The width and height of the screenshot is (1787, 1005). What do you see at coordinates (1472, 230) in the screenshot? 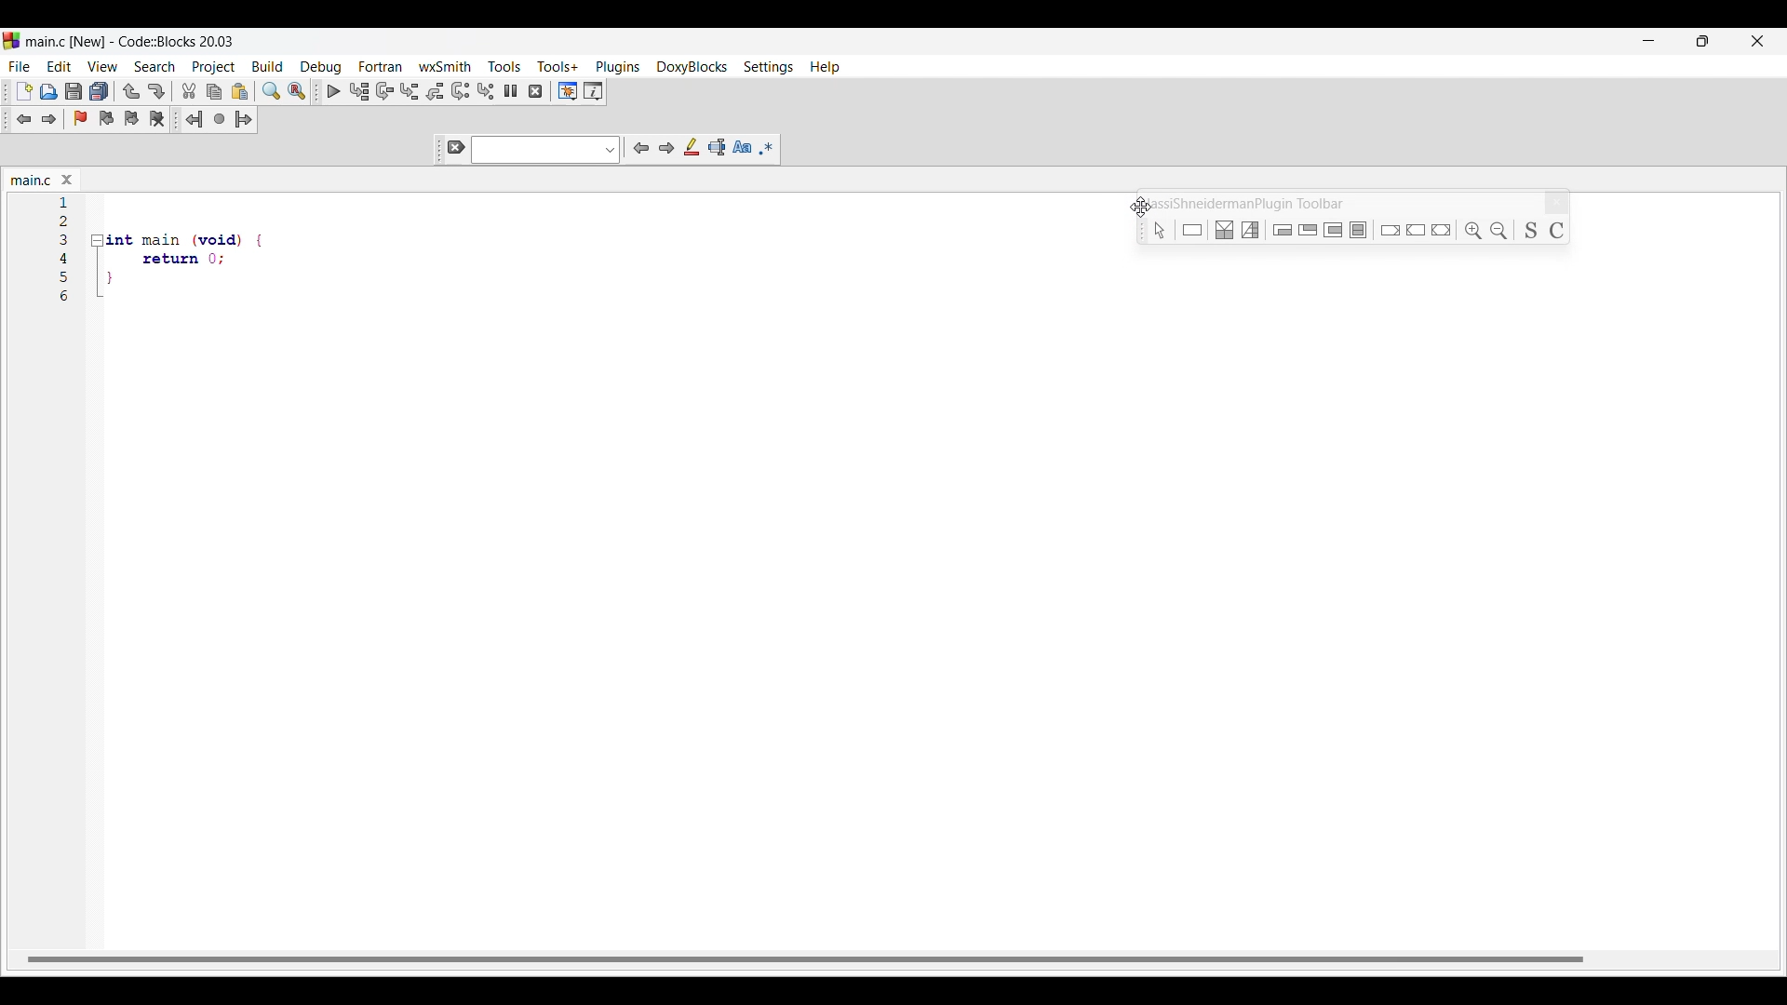
I see `` at bounding box center [1472, 230].